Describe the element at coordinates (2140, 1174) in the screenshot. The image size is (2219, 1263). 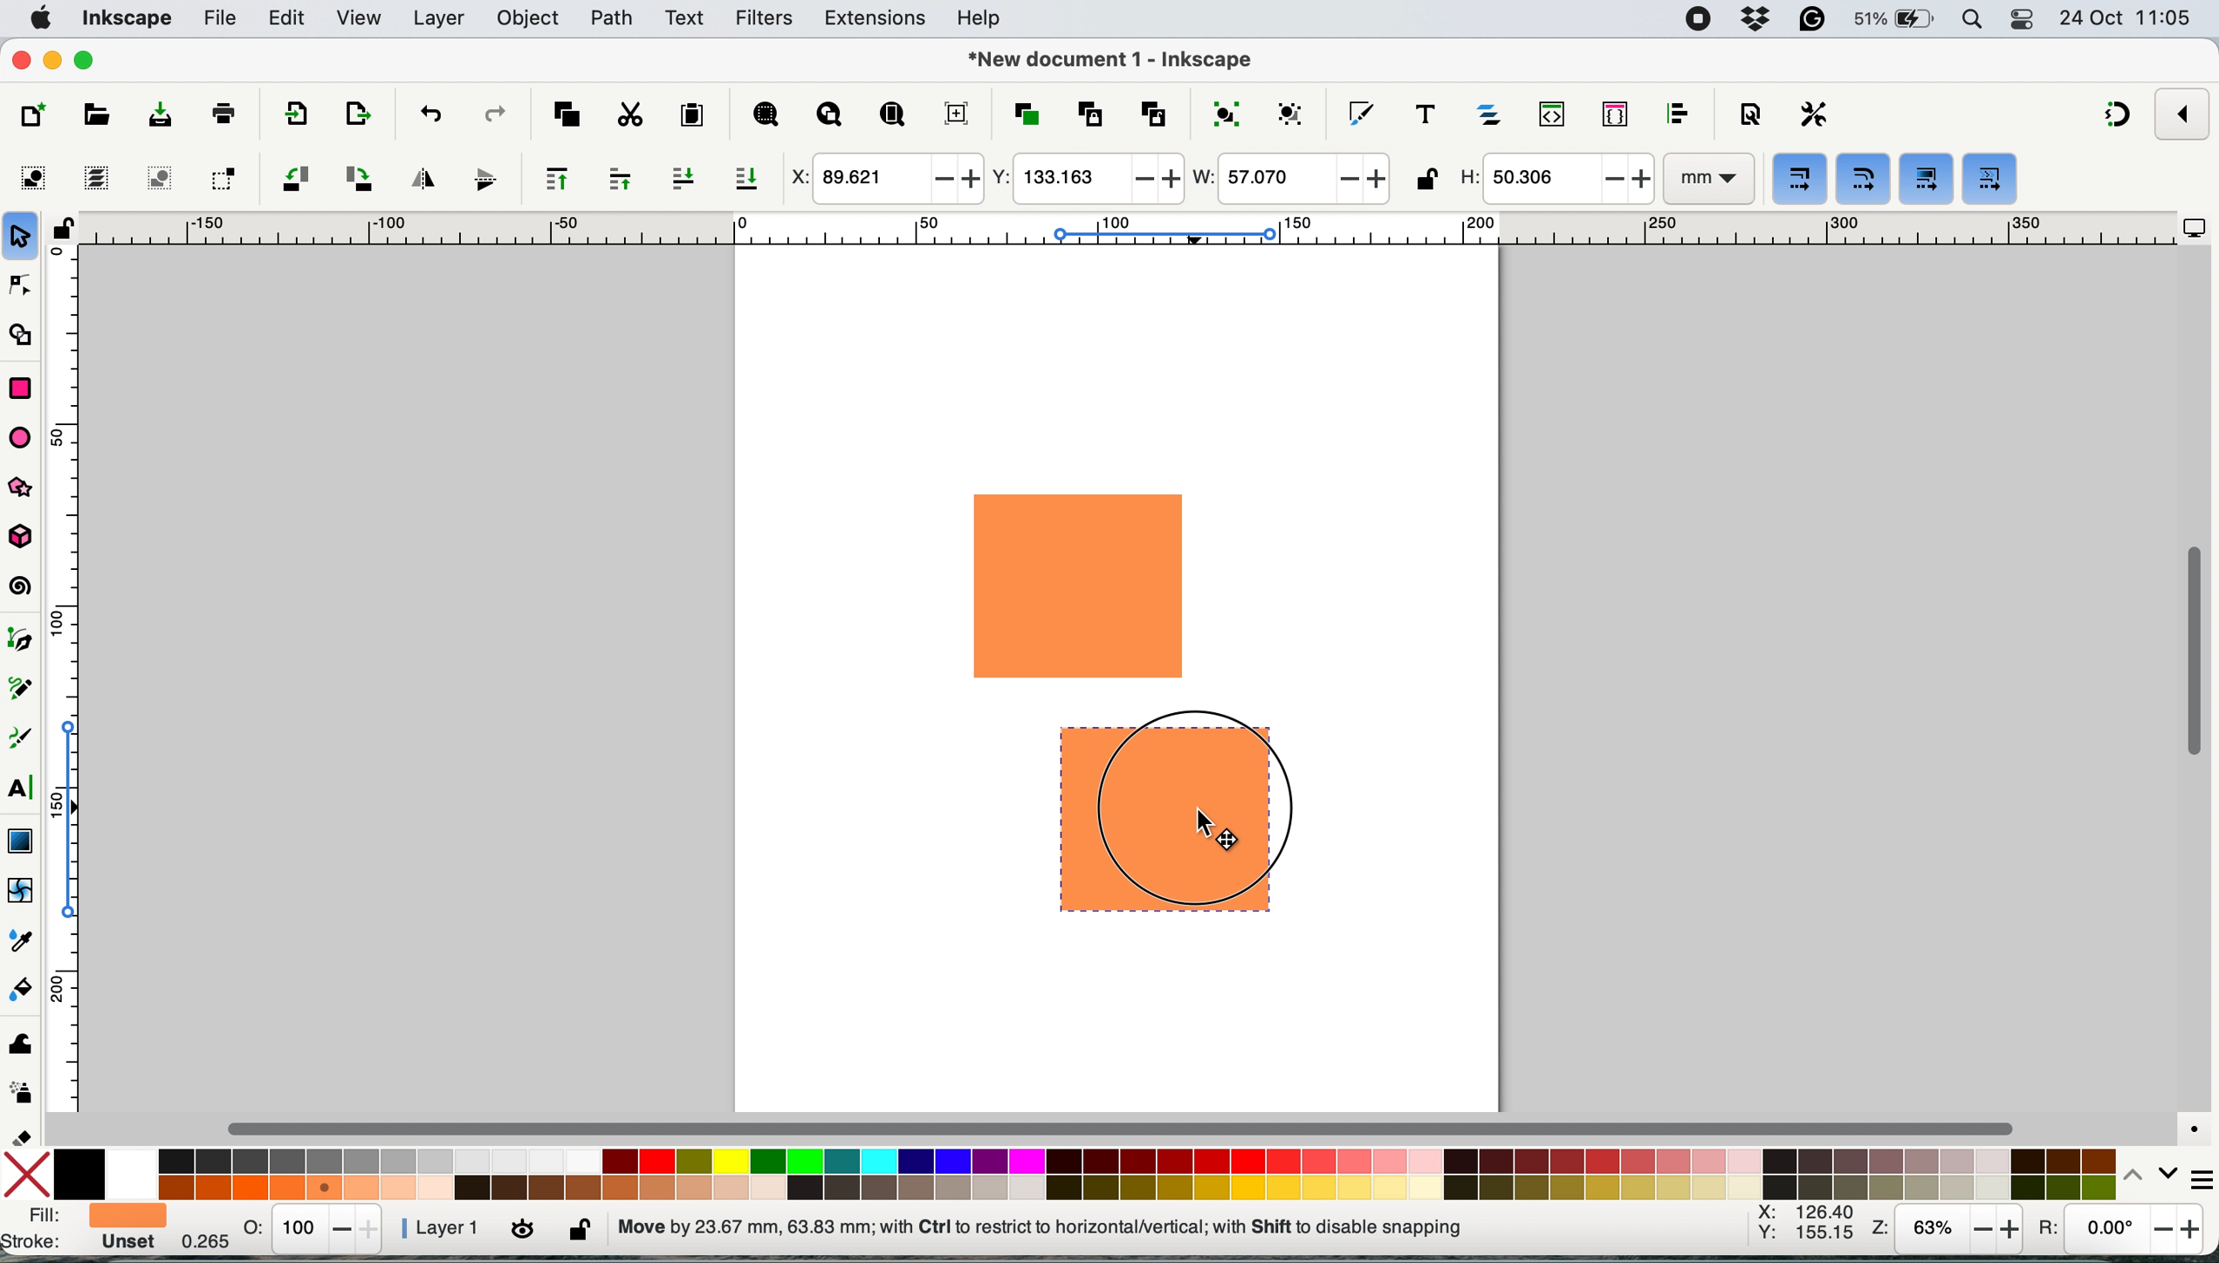
I see `switch between colors` at that location.